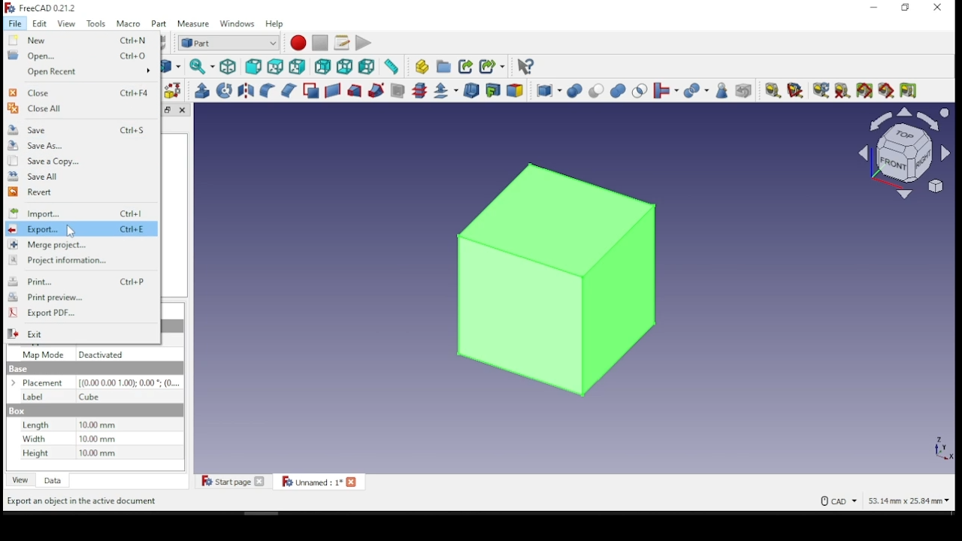  Describe the element at coordinates (78, 334) in the screenshot. I see `Exit` at that location.